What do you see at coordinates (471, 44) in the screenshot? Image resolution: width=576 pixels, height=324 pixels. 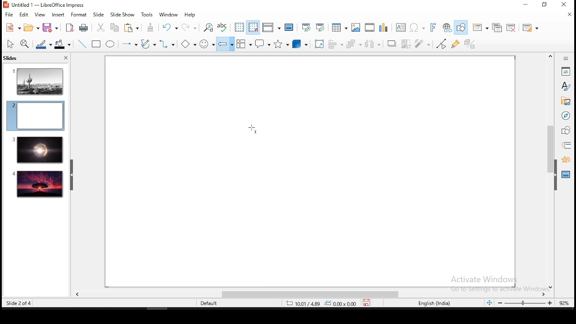 I see `toggle extrusiuon` at bounding box center [471, 44].